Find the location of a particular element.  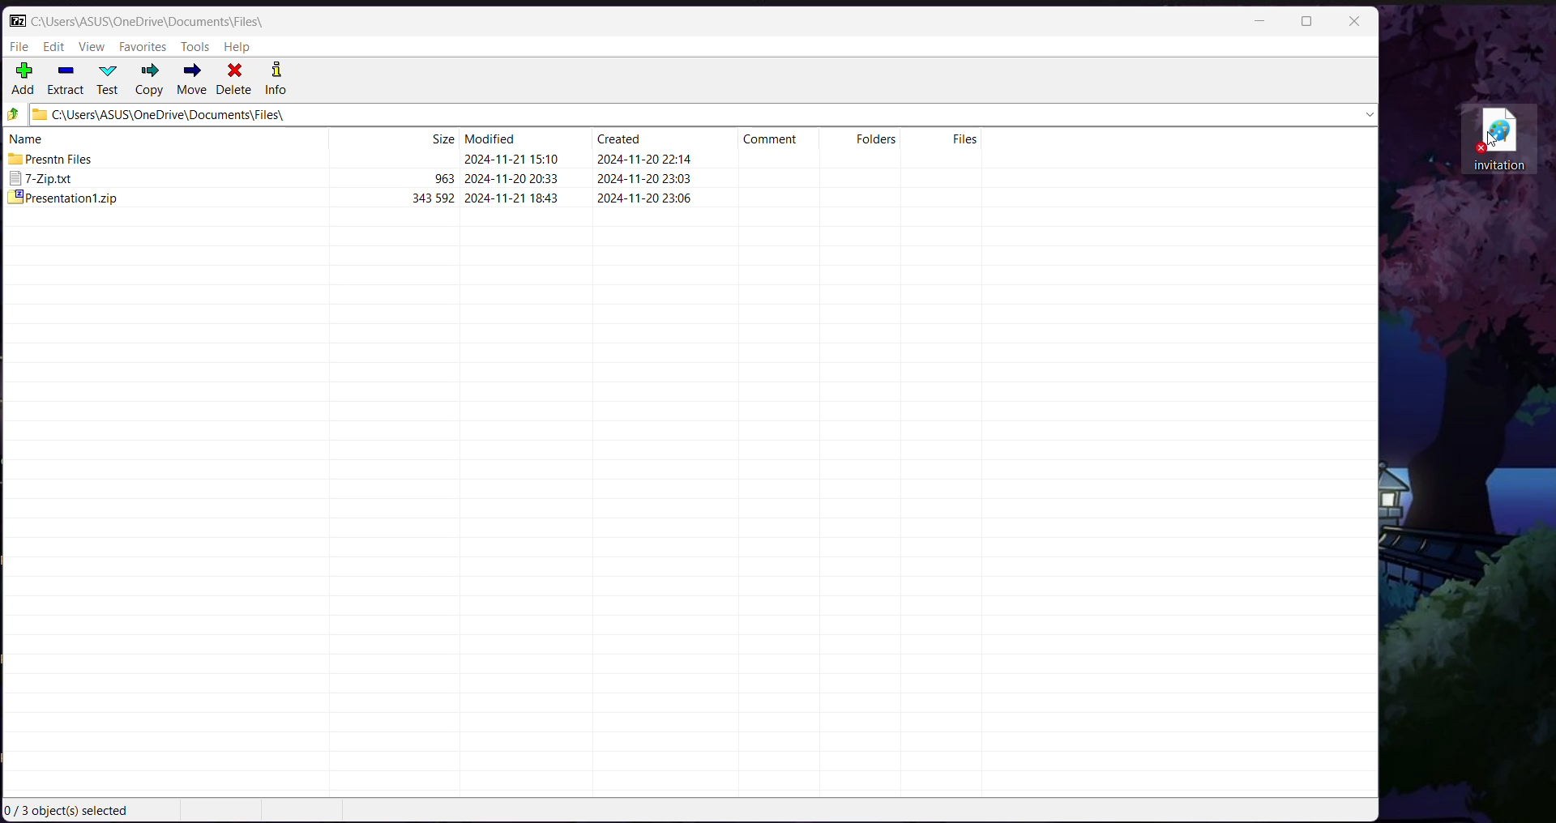

Extract is located at coordinates (66, 80).